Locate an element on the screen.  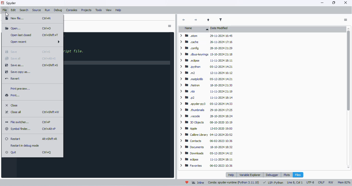
shortcut for open is located at coordinates (47, 28).